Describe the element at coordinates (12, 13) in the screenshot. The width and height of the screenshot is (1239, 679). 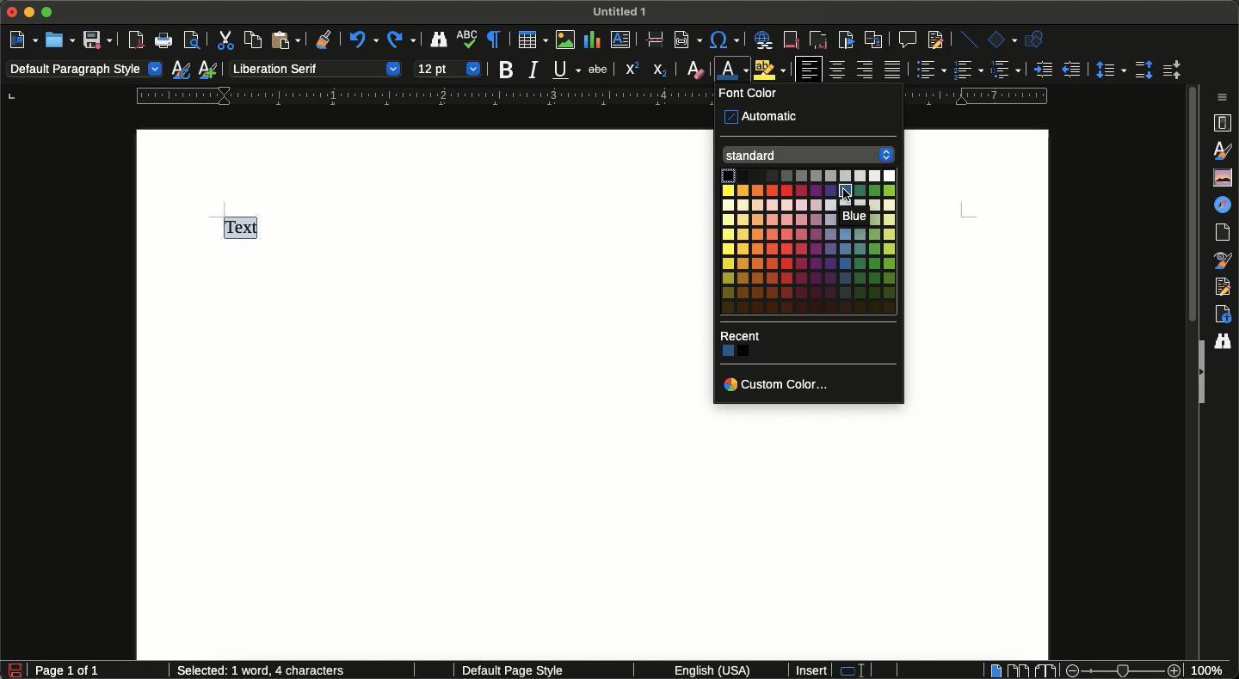
I see `Close` at that location.